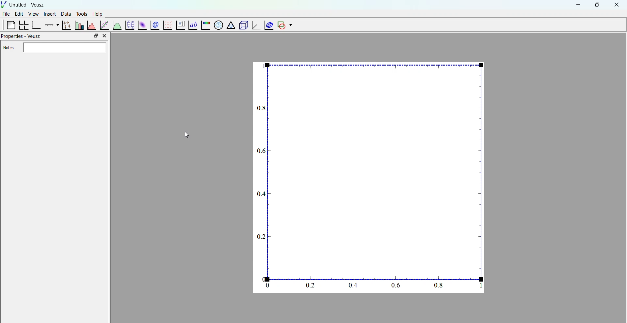  Describe the element at coordinates (291, 25) in the screenshot. I see `dropdown` at that location.